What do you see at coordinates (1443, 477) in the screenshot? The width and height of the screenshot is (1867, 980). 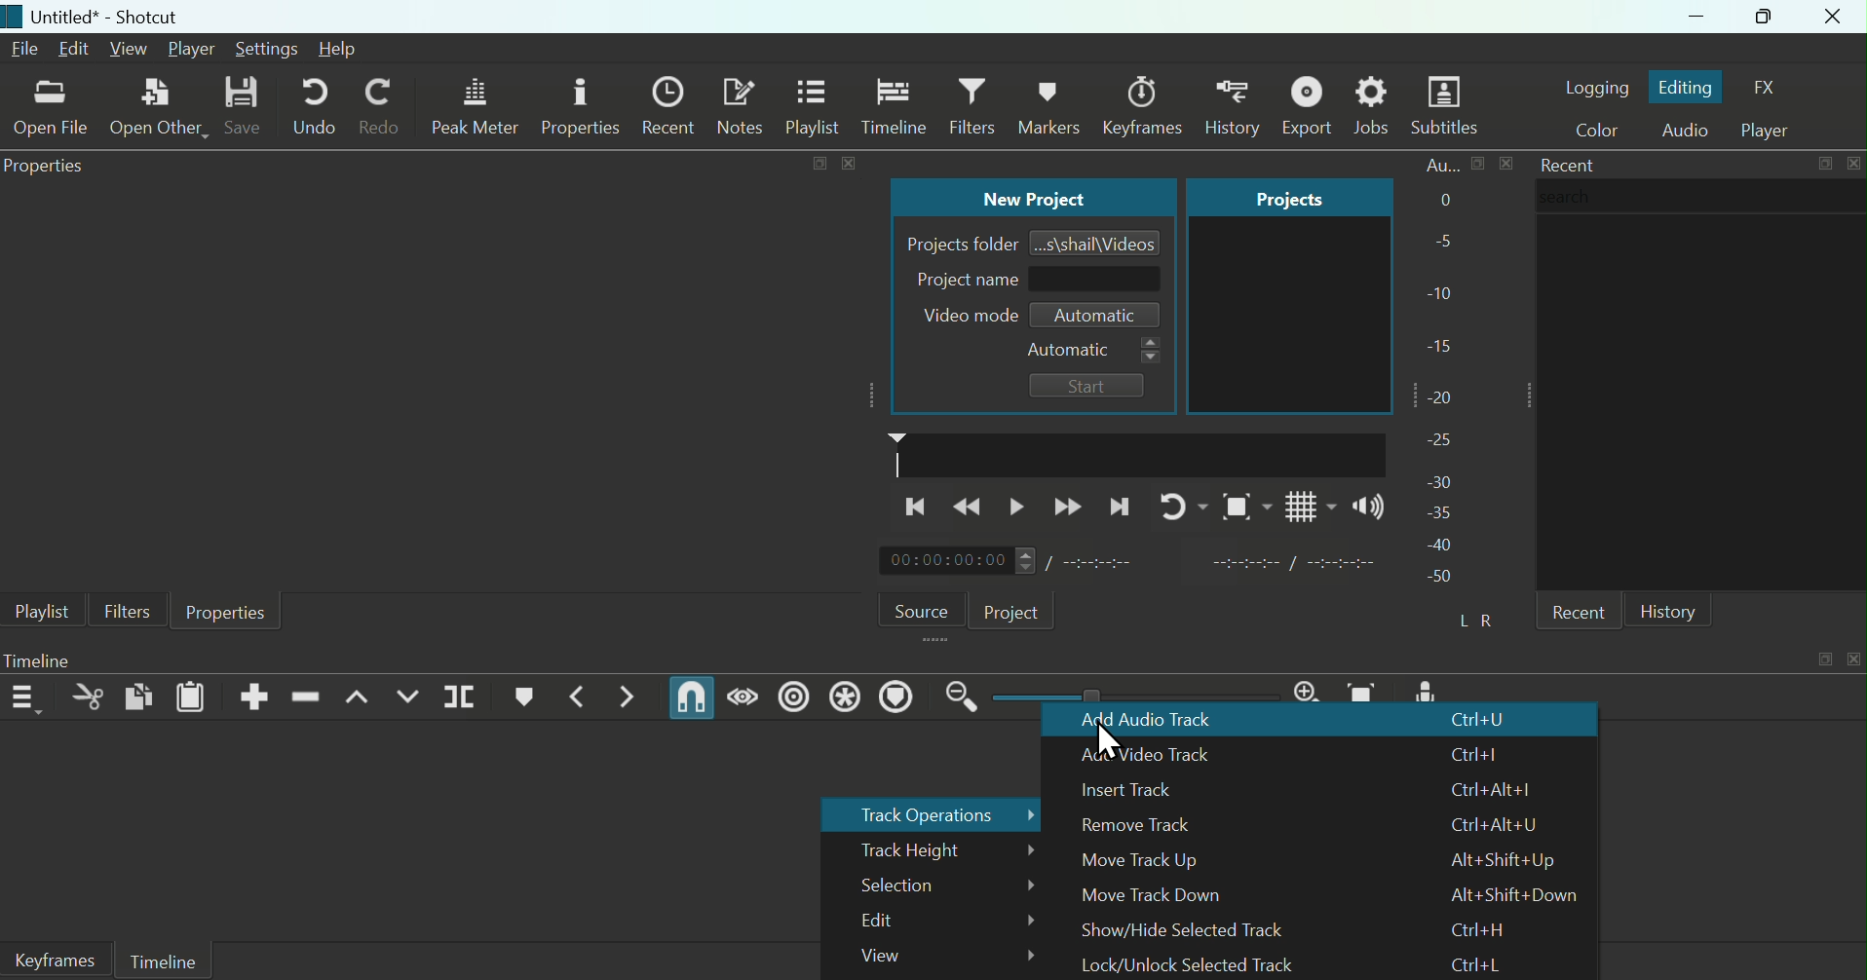 I see `-30` at bounding box center [1443, 477].